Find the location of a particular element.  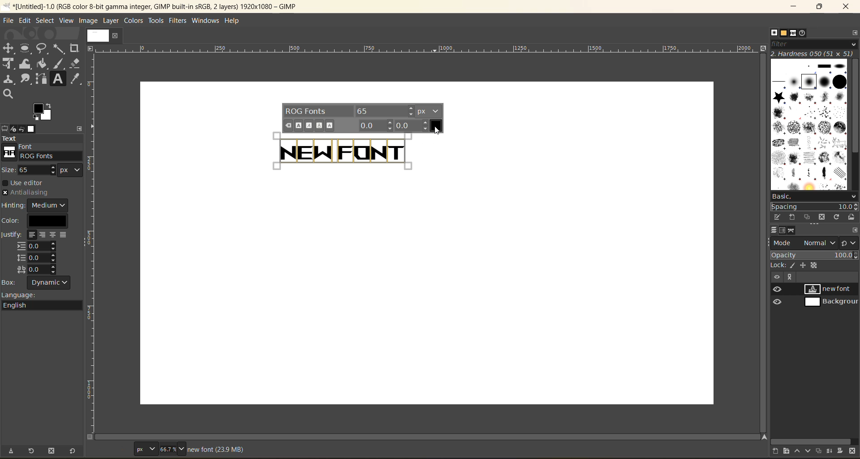

vertical scroll bar is located at coordinates (855, 108).